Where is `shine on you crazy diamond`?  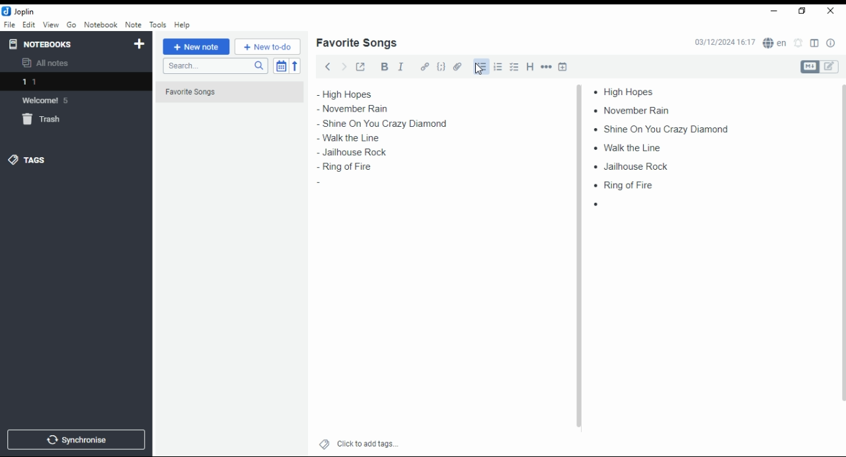
shine on you crazy diamond is located at coordinates (656, 128).